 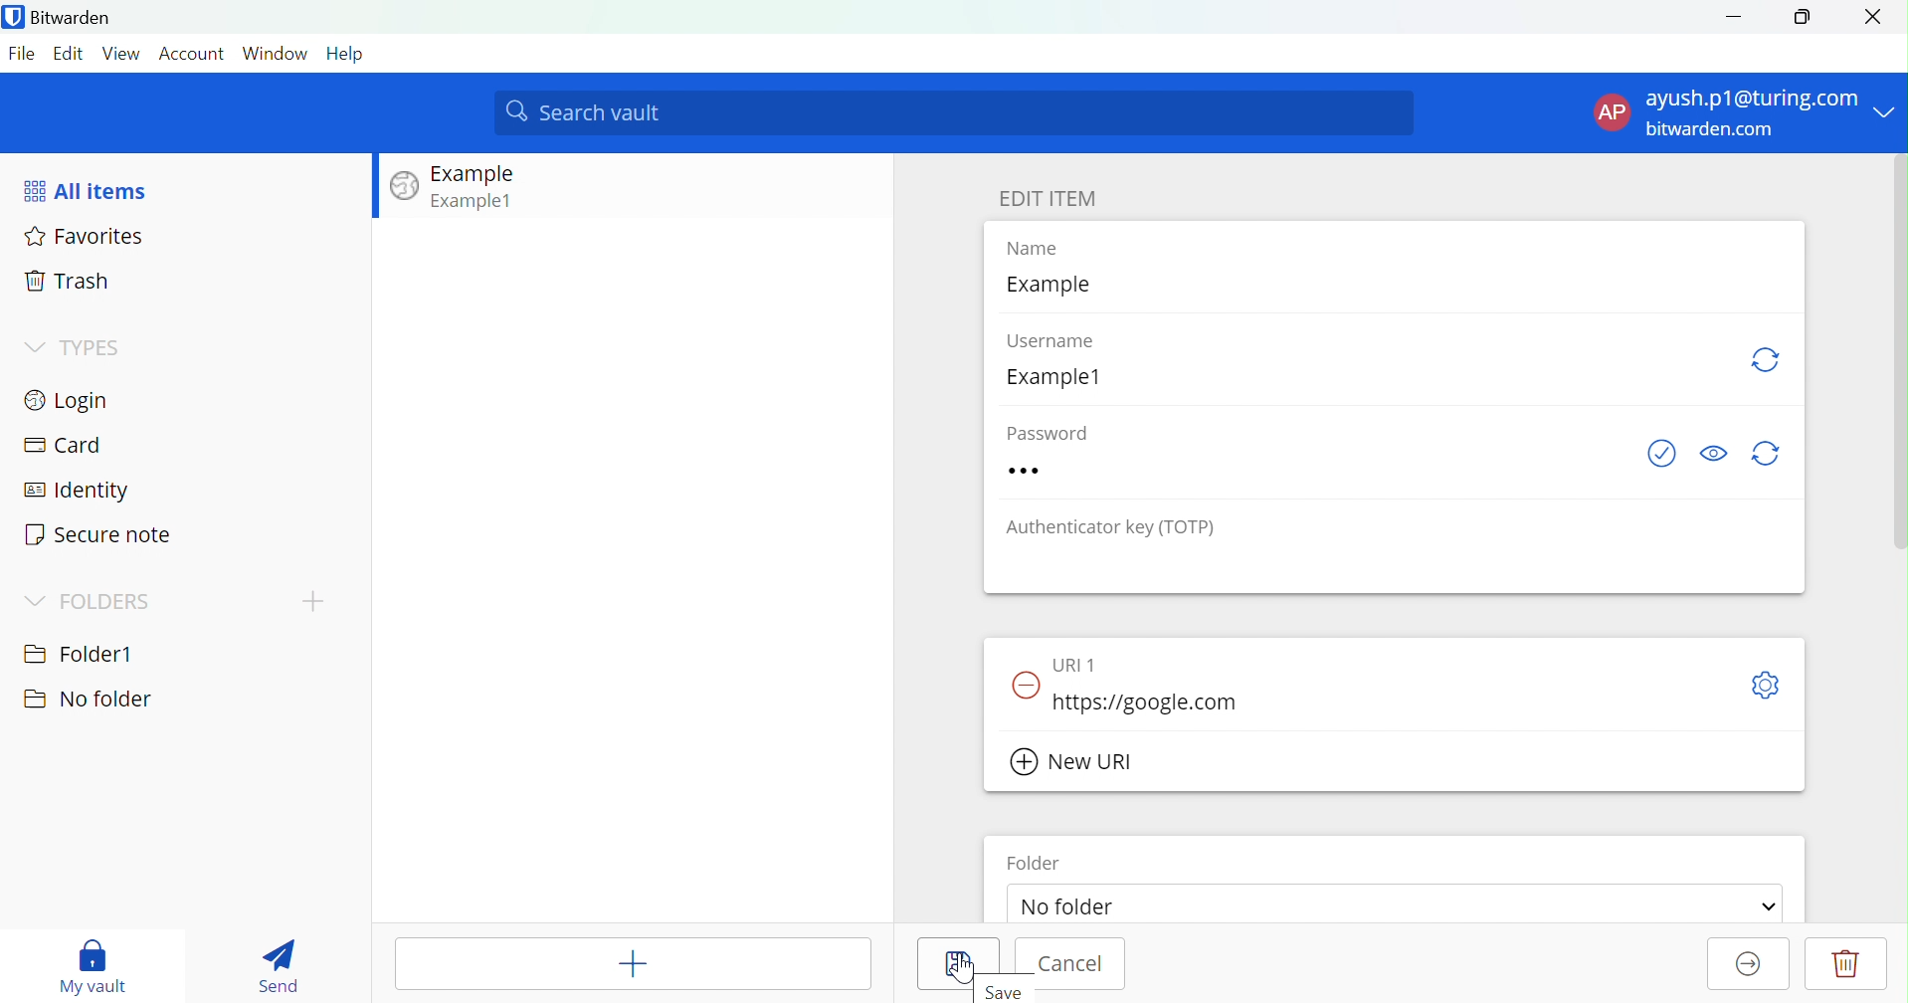 I want to click on Move to Organization, so click(x=1744, y=965).